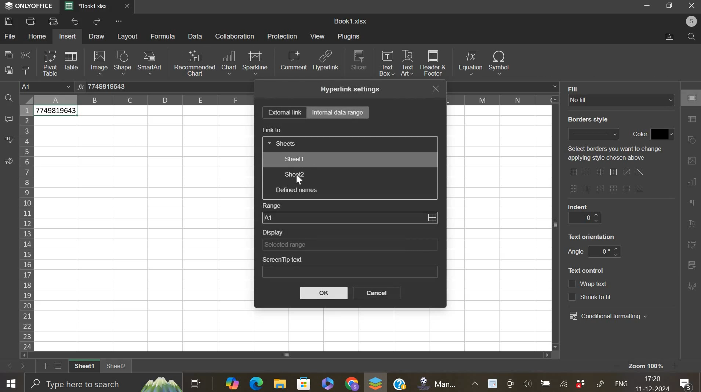 The image size is (701, 392). I want to click on Hyperlink Settings, so click(348, 89).